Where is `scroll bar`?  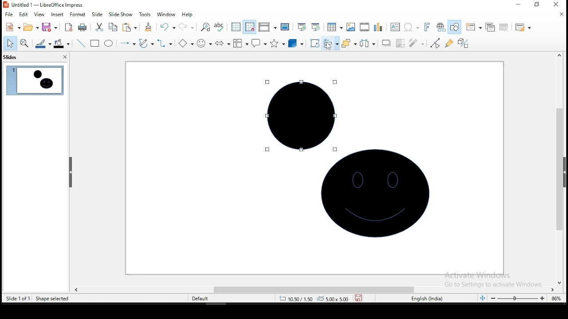
scroll bar is located at coordinates (562, 168).